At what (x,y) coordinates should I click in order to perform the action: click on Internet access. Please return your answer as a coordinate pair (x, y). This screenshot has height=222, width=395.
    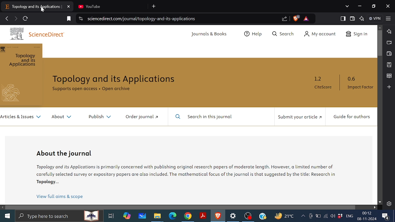
    Looking at the image, I should click on (325, 216).